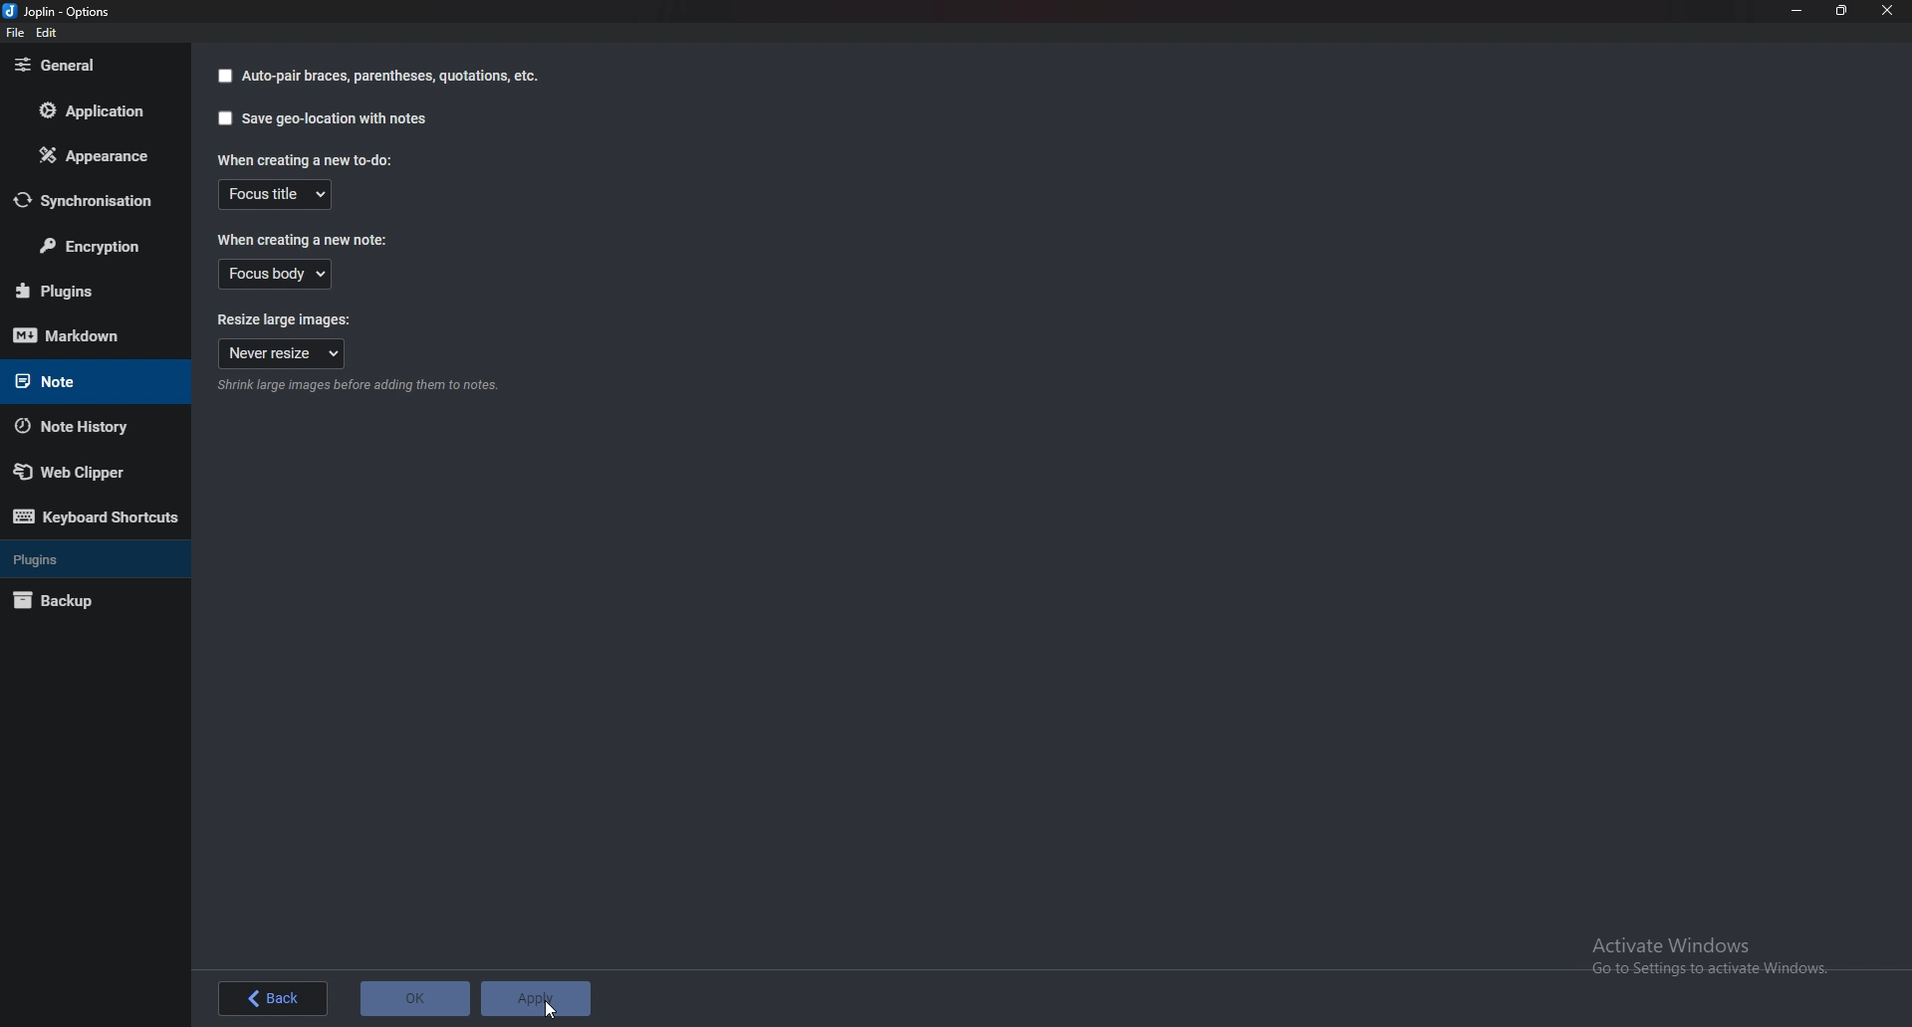 The width and height of the screenshot is (1912, 1027). What do you see at coordinates (89, 64) in the screenshot?
I see `general` at bounding box center [89, 64].